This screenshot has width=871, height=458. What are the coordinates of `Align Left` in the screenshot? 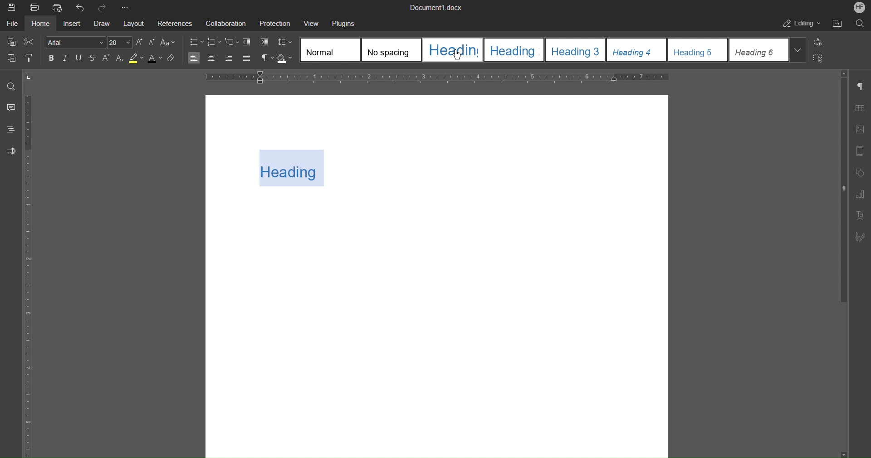 It's located at (195, 58).